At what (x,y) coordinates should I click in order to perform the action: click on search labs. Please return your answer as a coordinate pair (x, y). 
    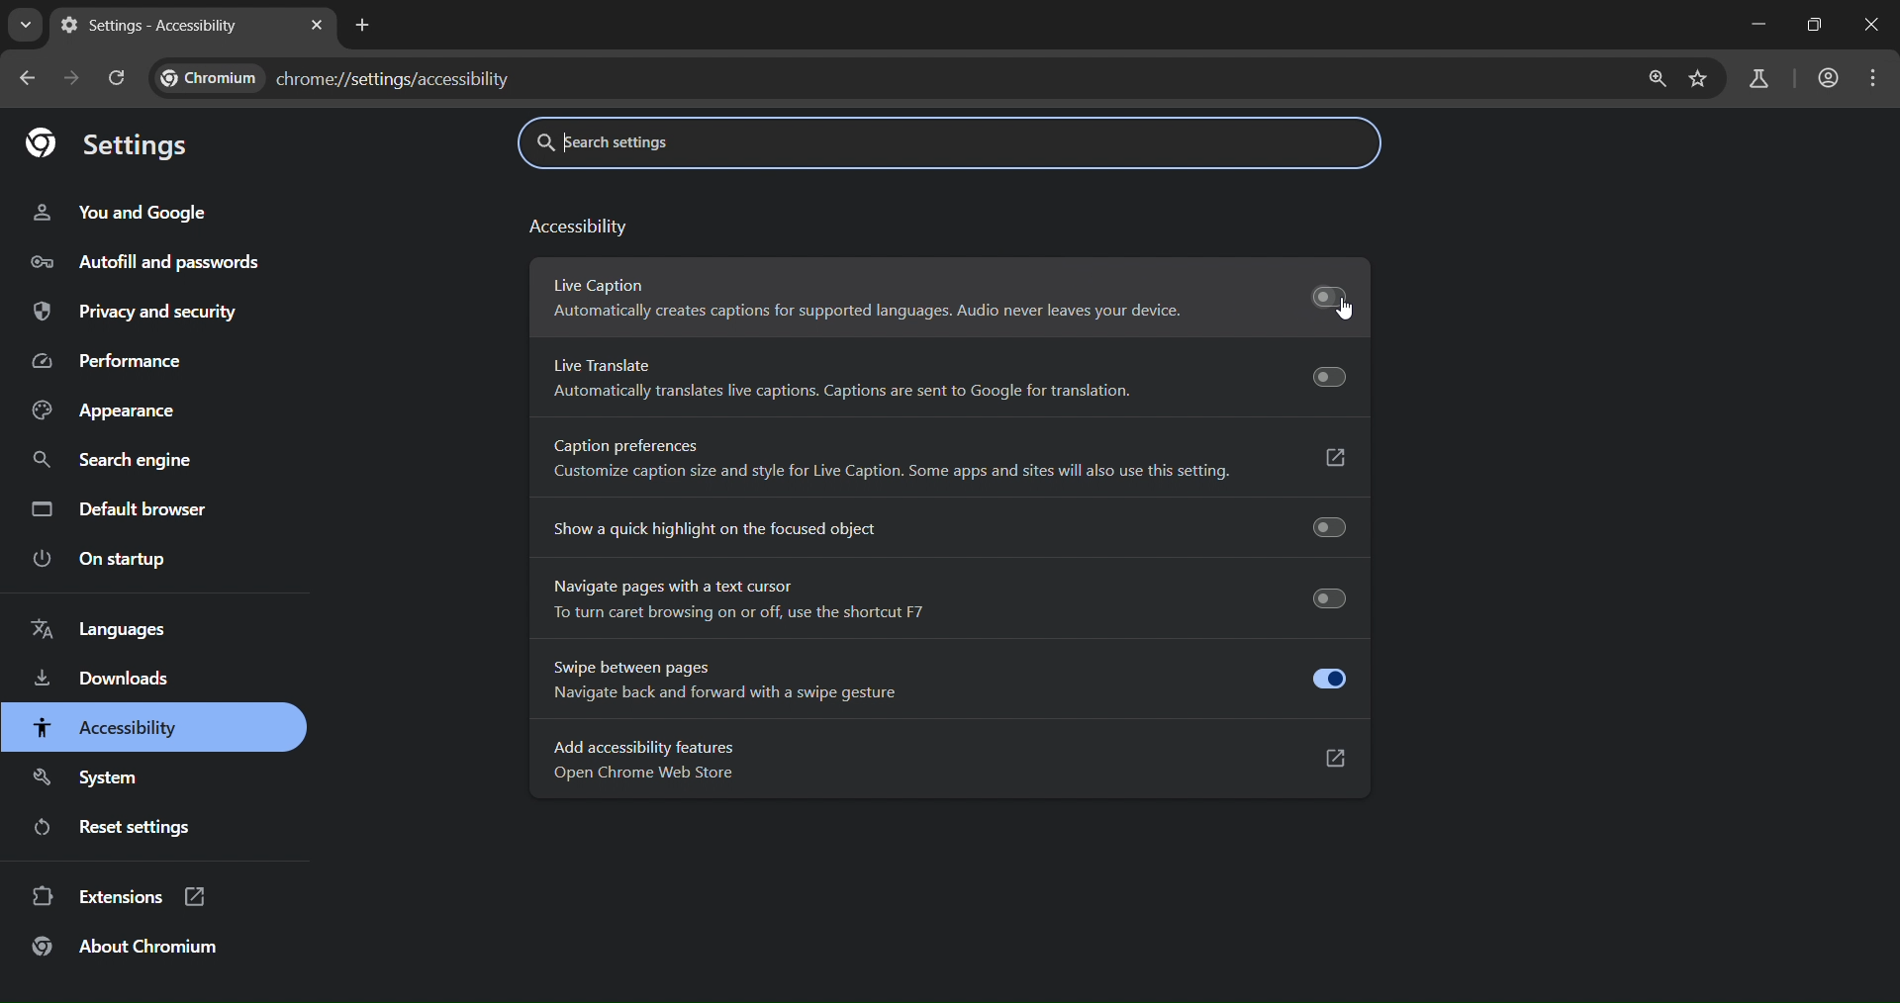
    Looking at the image, I should click on (1762, 82).